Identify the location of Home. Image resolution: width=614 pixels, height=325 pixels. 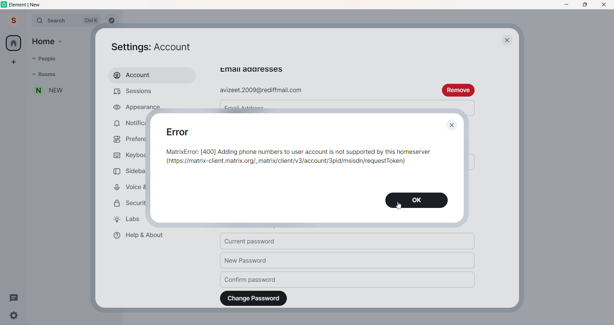
(43, 41).